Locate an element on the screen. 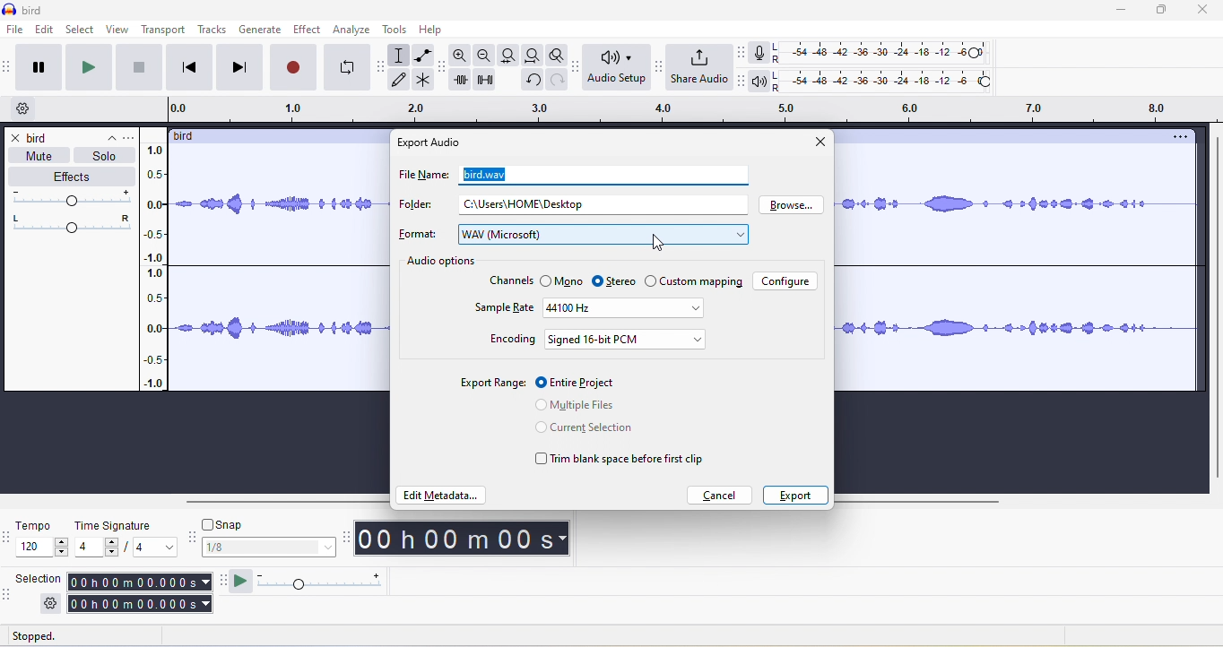  export audio is located at coordinates (432, 142).